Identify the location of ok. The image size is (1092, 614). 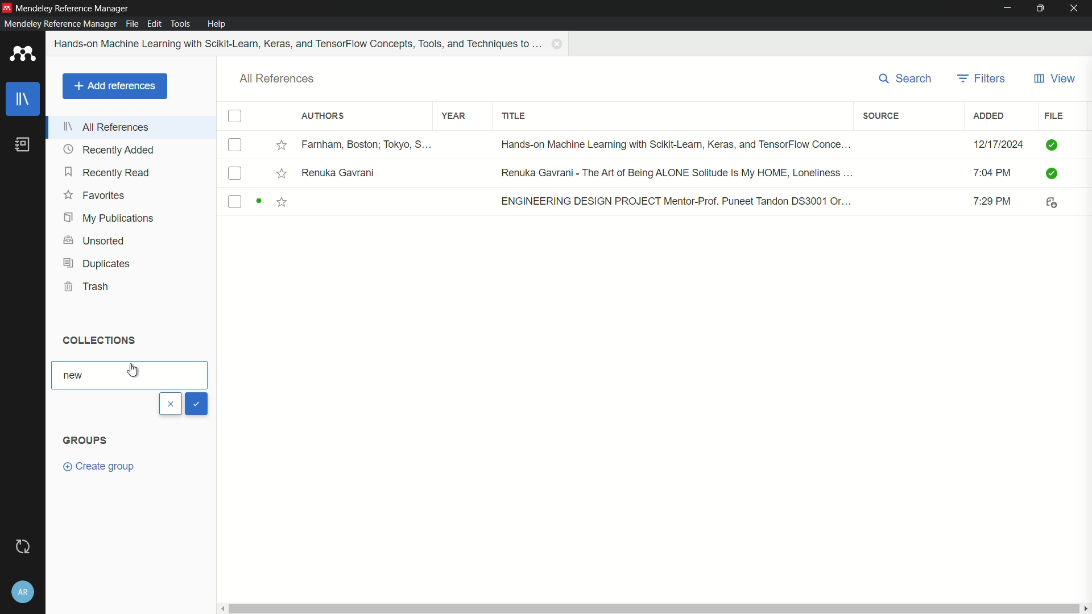
(196, 404).